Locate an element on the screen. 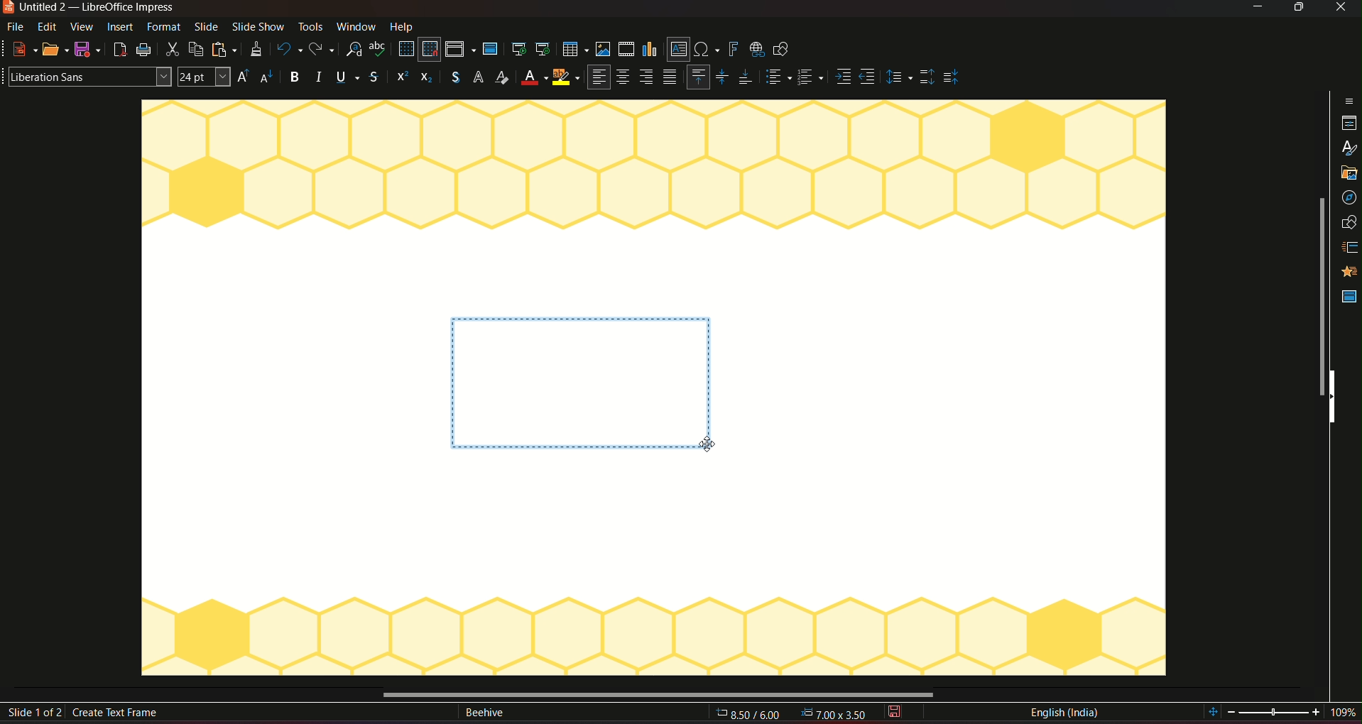 The image size is (1362, 724). Underline is located at coordinates (348, 76).